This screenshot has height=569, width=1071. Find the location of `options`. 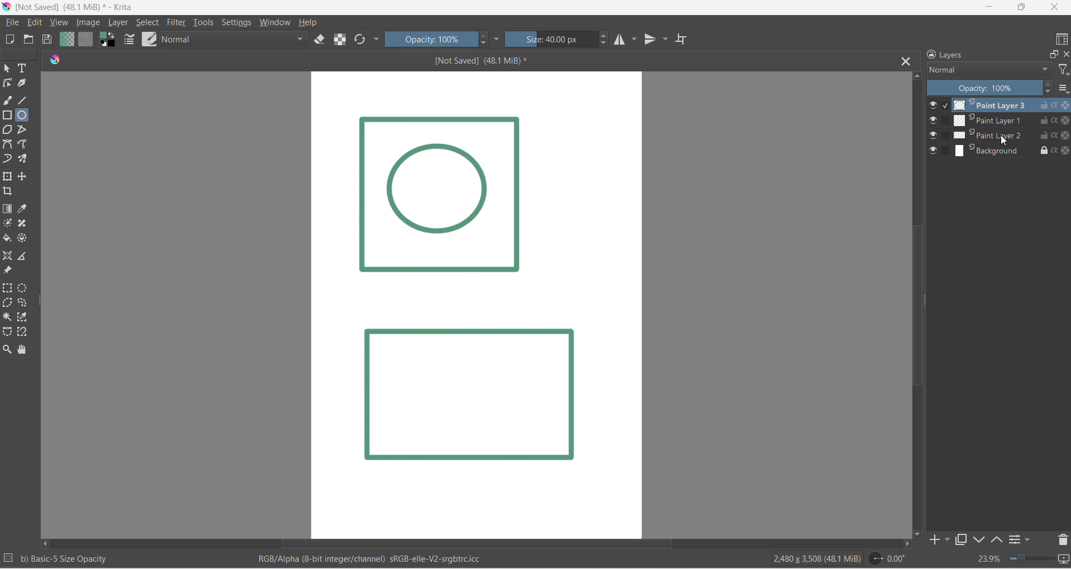

options is located at coordinates (1064, 88).